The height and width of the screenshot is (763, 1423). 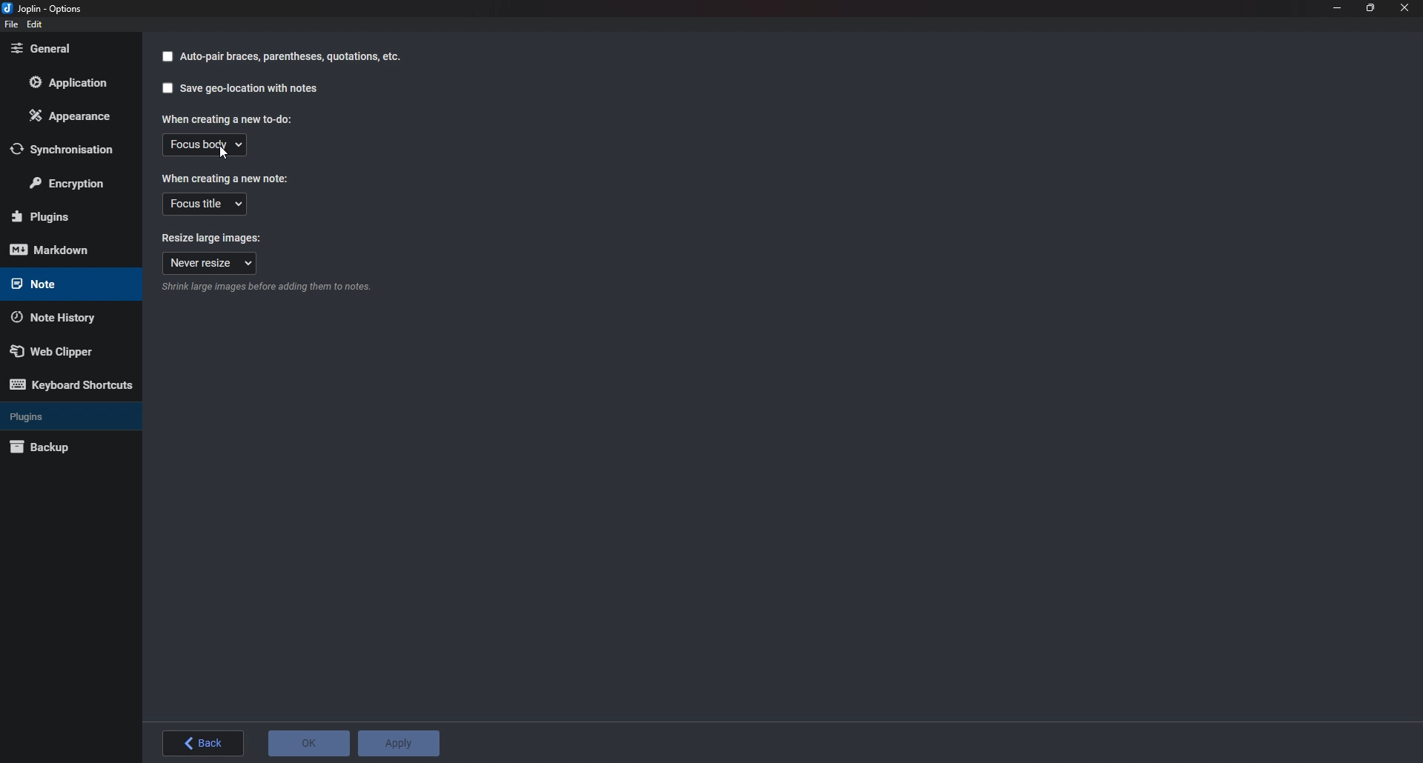 I want to click on note, so click(x=64, y=284).